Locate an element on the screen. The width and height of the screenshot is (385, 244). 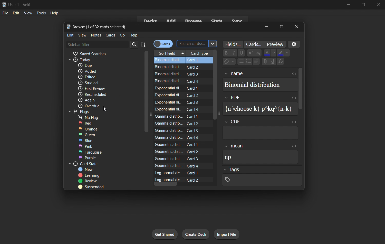
maximize is located at coordinates (282, 26).